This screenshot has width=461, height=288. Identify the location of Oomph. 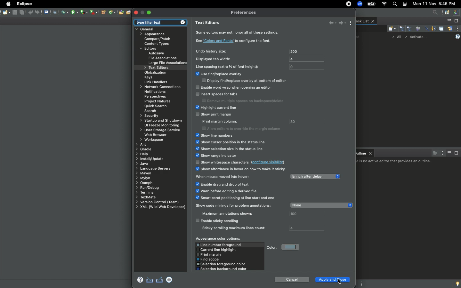
(145, 182).